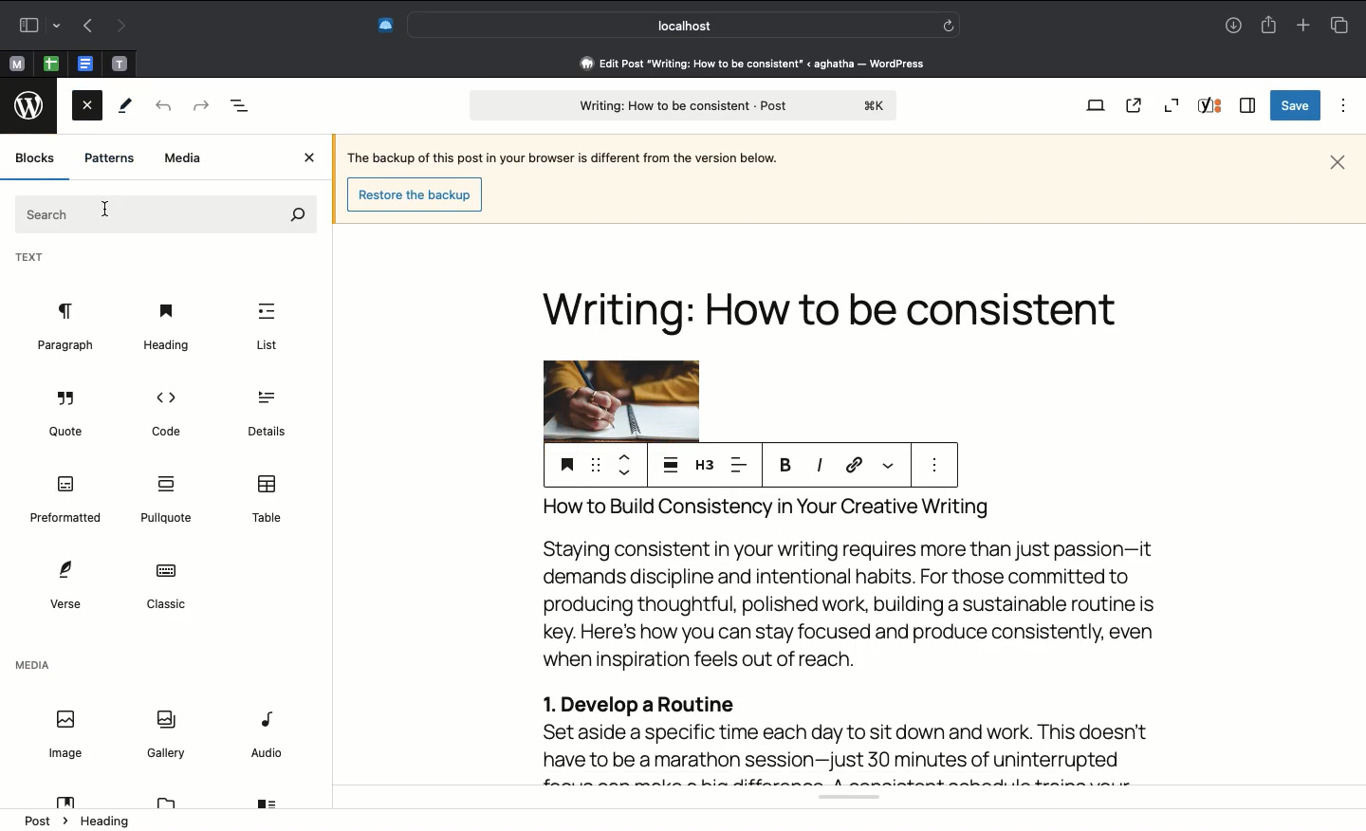 The image size is (1366, 831). I want to click on Wordpress, so click(32, 104).